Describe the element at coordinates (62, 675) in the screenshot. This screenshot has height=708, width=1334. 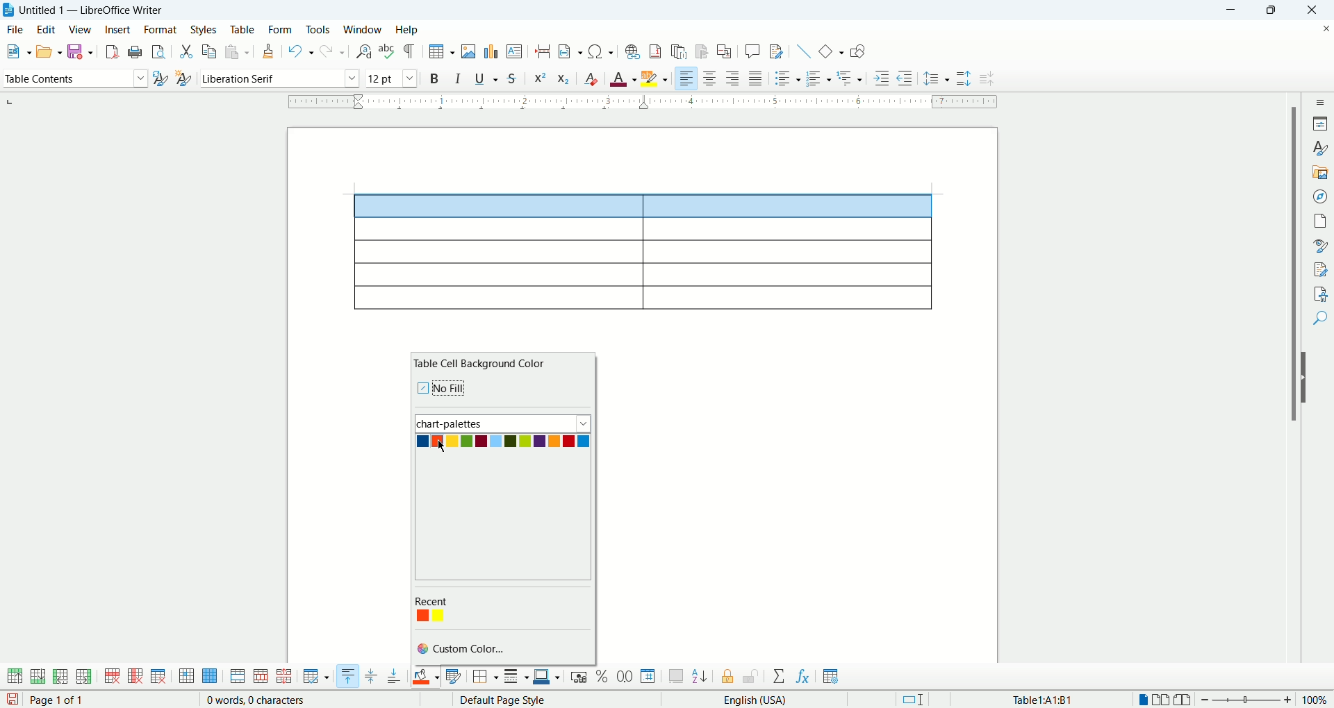
I see `insert column before` at that location.